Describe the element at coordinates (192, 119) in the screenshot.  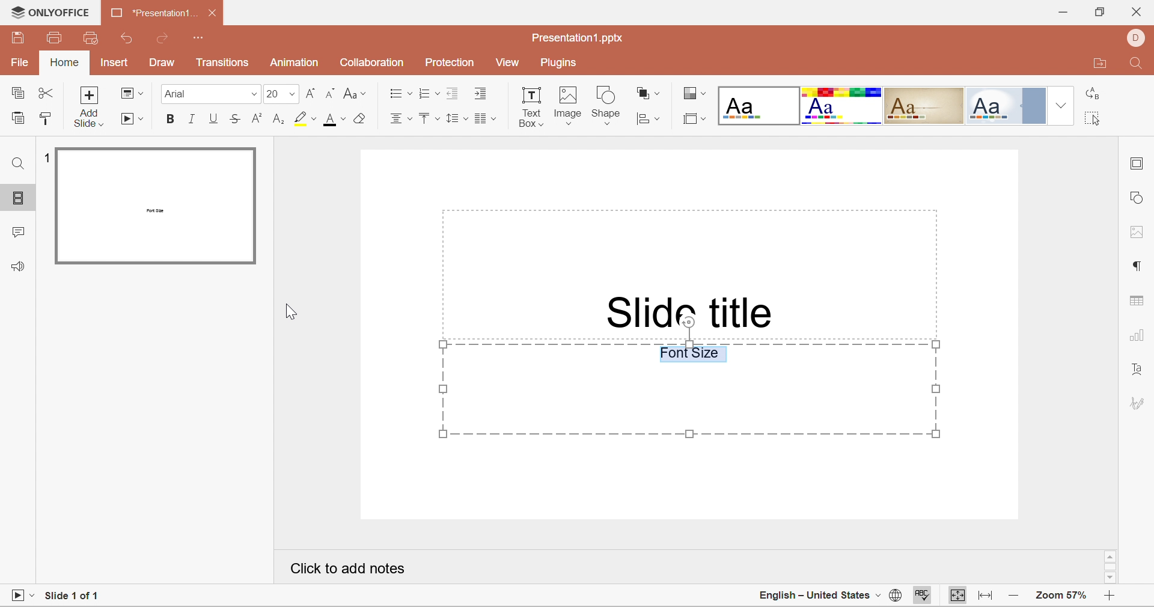
I see `Italic` at that location.